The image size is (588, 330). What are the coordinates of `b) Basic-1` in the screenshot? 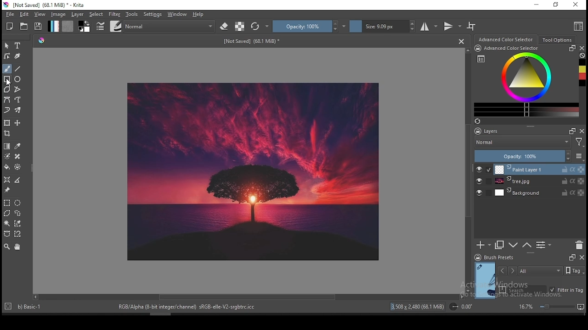 It's located at (25, 305).